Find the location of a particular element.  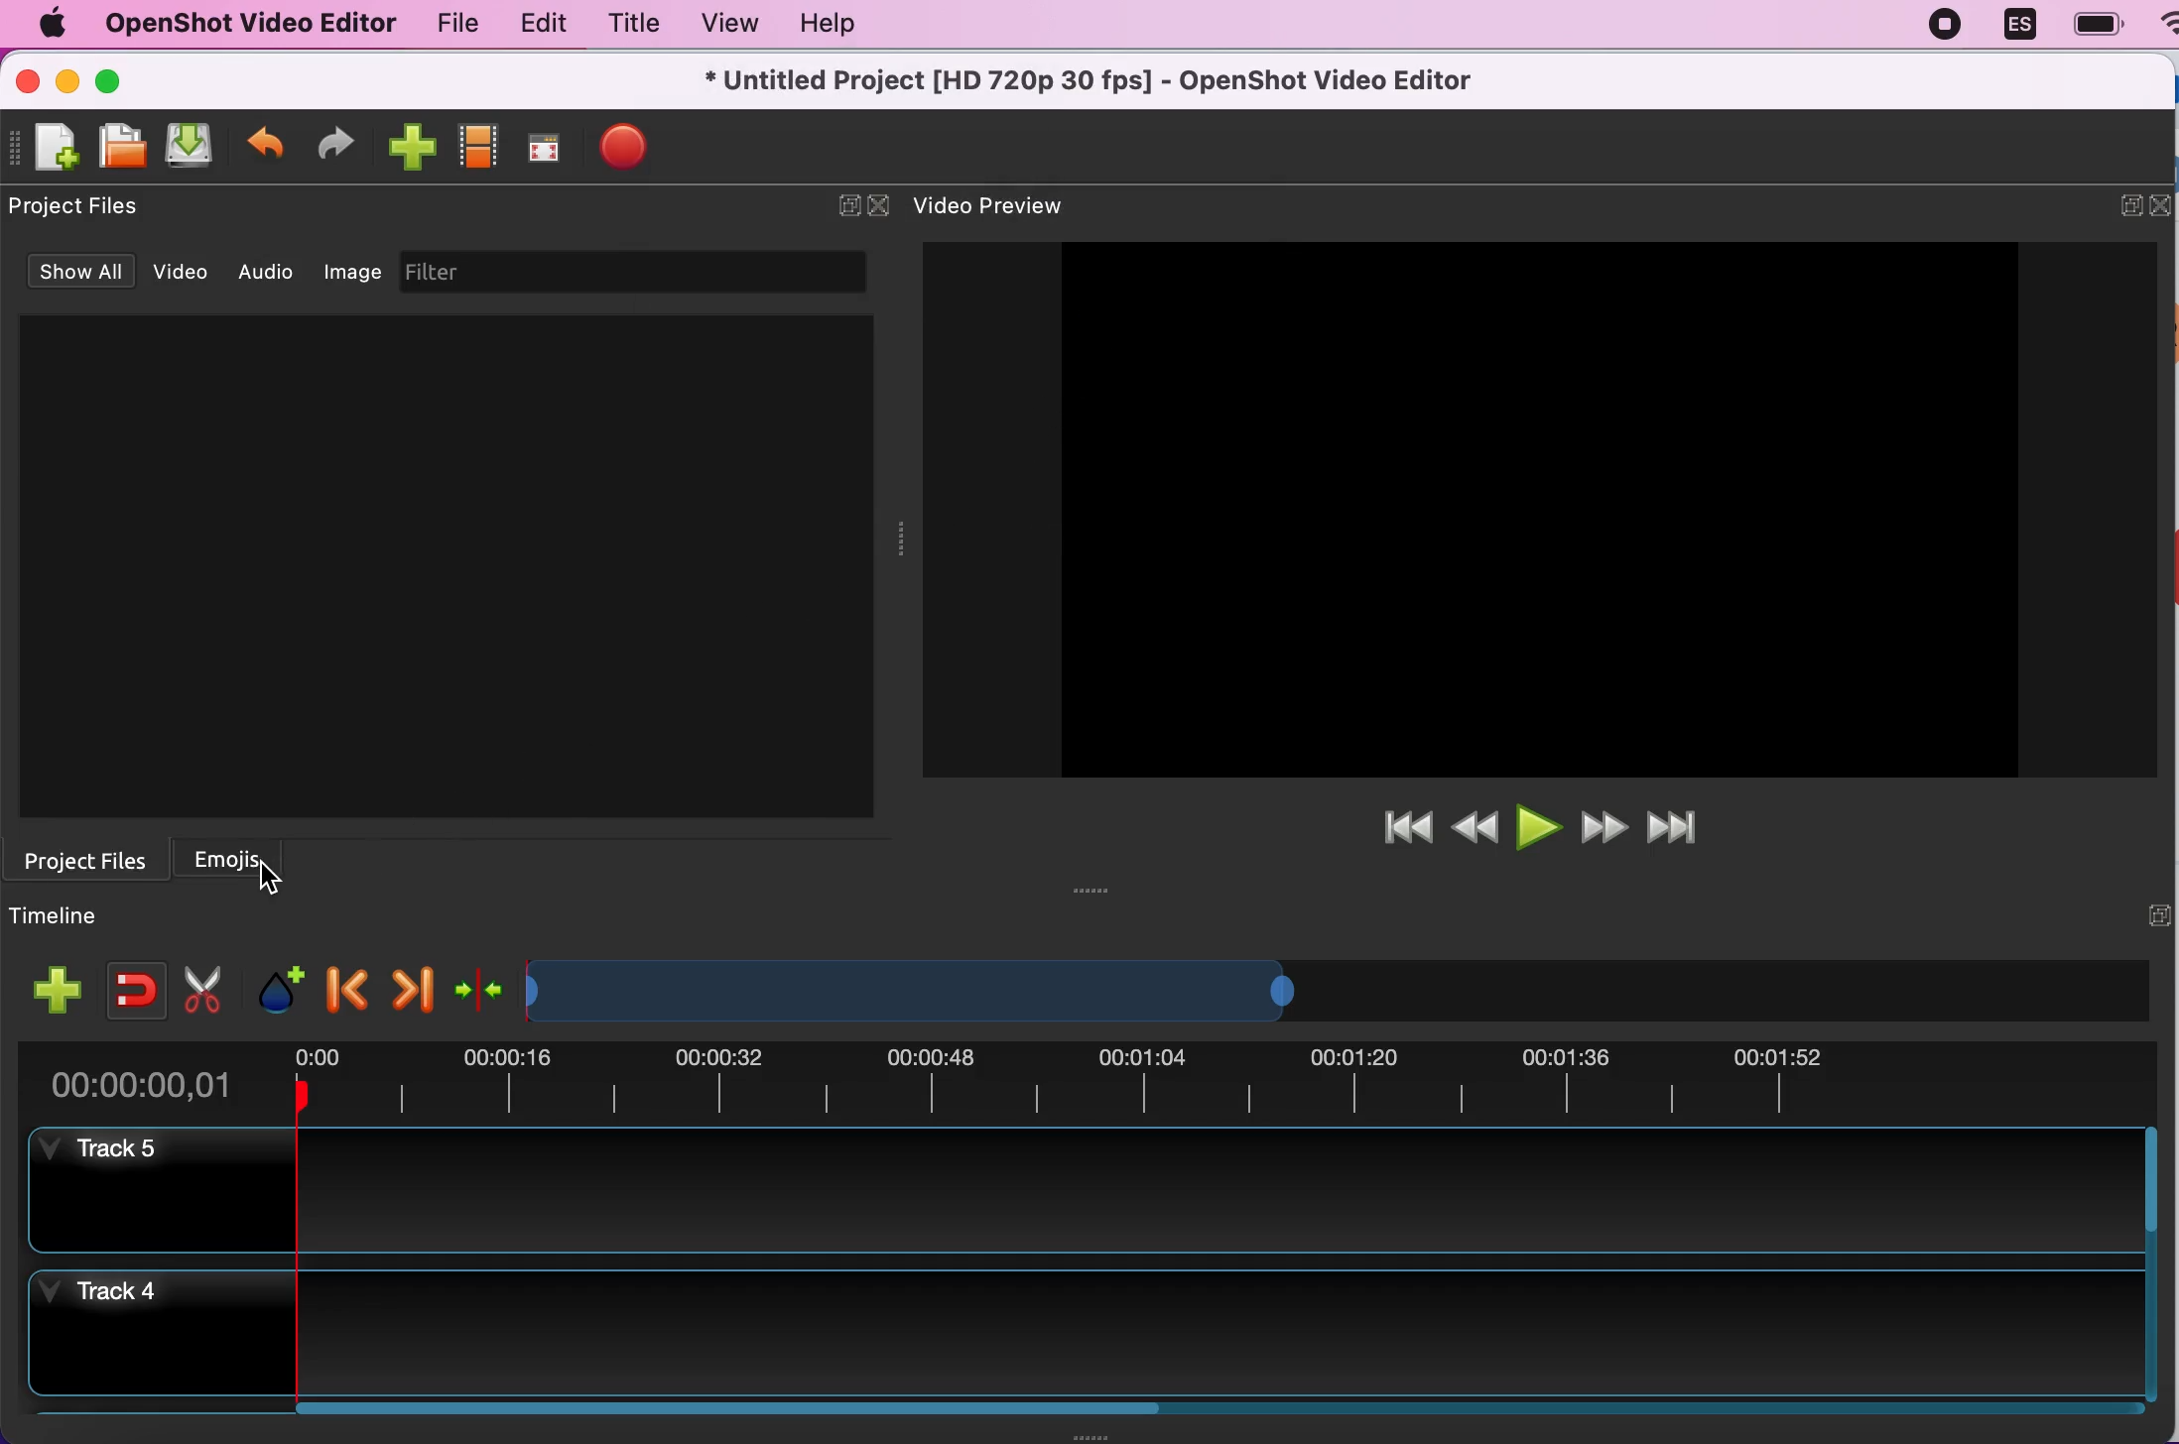

center the timeline is located at coordinates (480, 985).